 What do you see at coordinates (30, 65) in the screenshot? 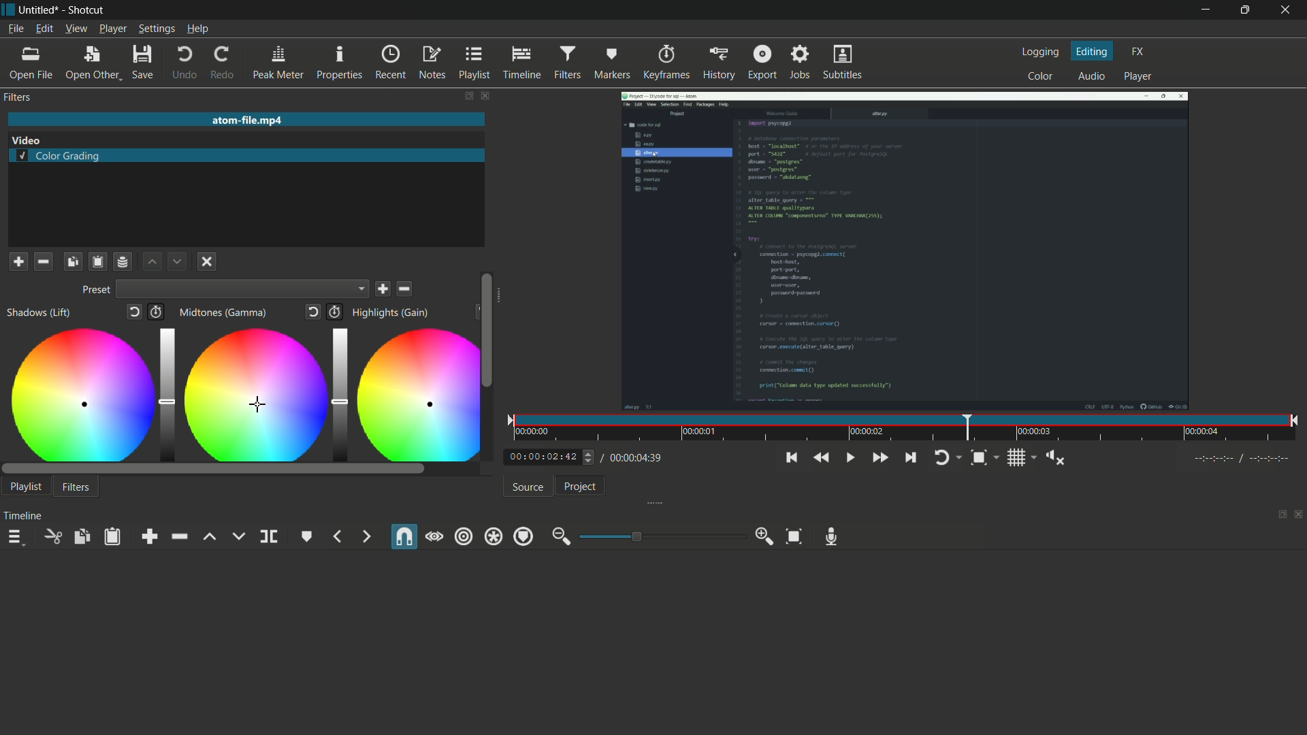
I see `open file` at bounding box center [30, 65].